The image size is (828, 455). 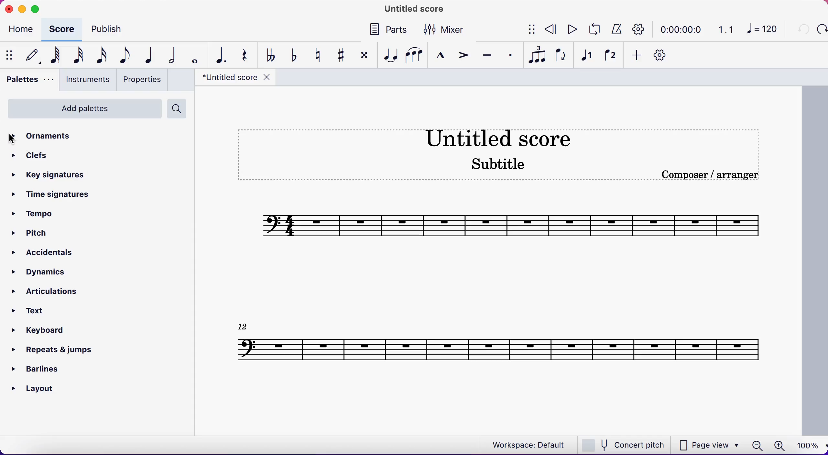 I want to click on title, so click(x=234, y=79).